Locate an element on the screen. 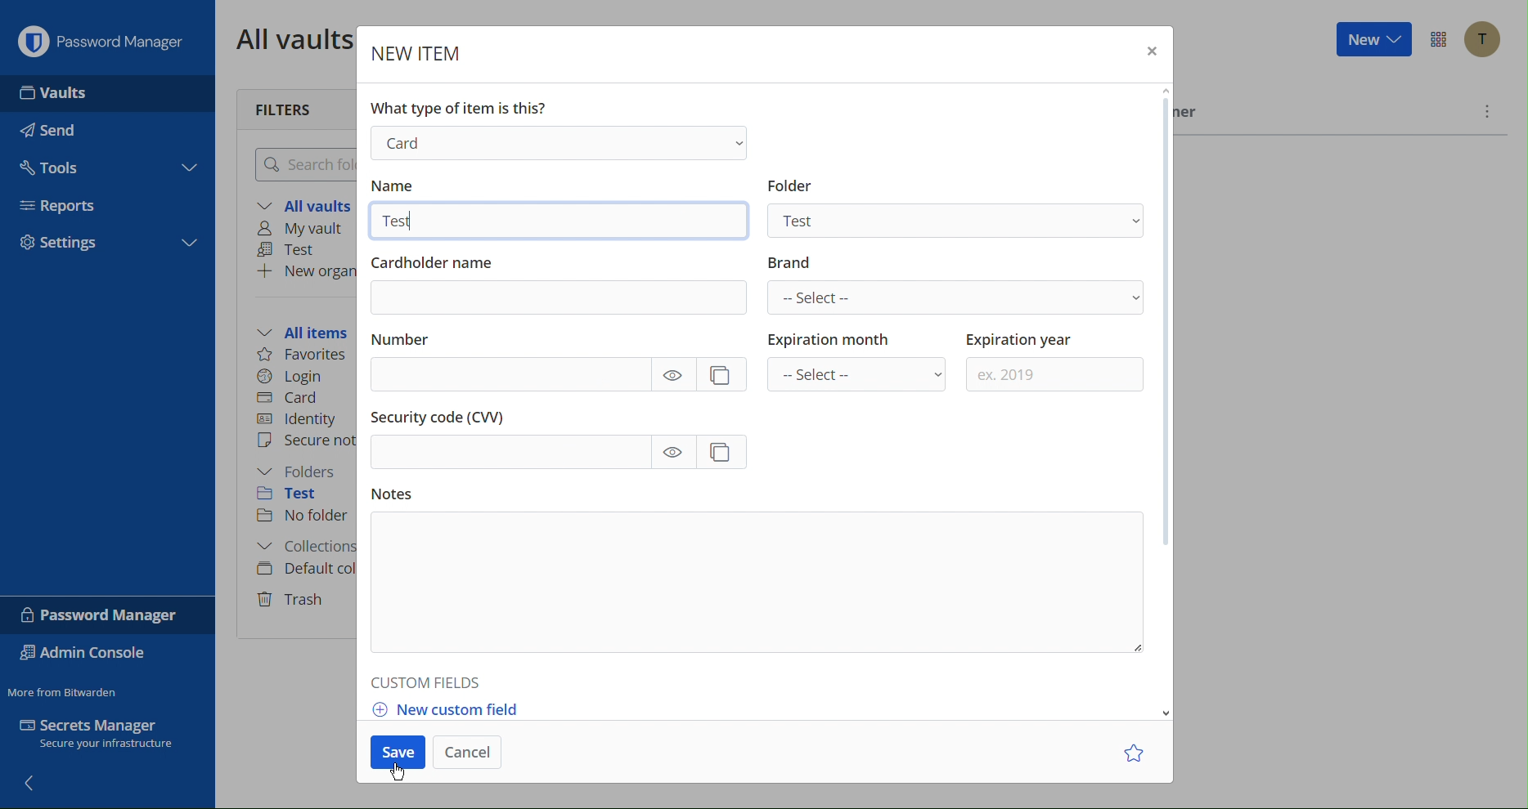 Image resolution: width=1528 pixels, height=809 pixels. Password Manager is located at coordinates (108, 615).